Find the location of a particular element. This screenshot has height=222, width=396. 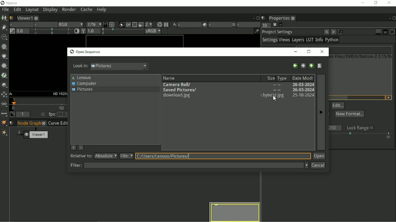

HD is located at coordinates (59, 93).